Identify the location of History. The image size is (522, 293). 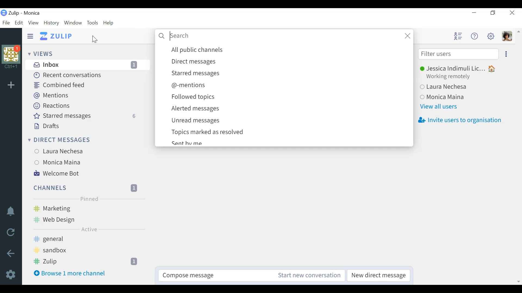
(51, 23).